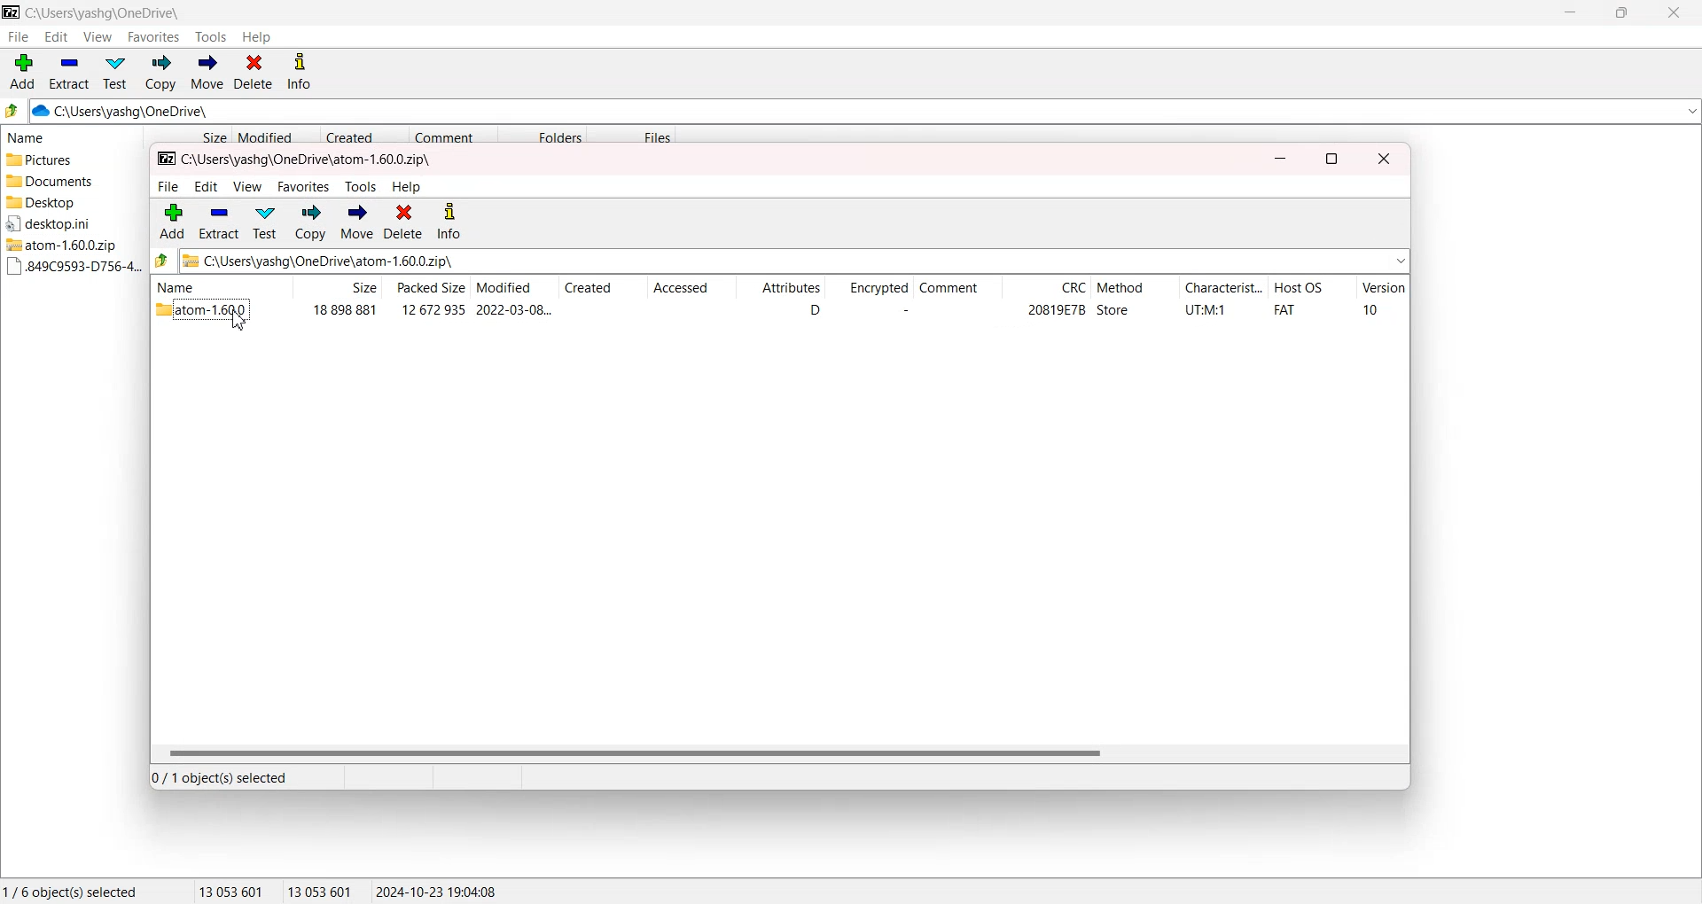  Describe the element at coordinates (319, 261) in the screenshot. I see `Zip file path address - C:\Users\yashg\OneDrive\atom-1.60.0.zip\` at that location.